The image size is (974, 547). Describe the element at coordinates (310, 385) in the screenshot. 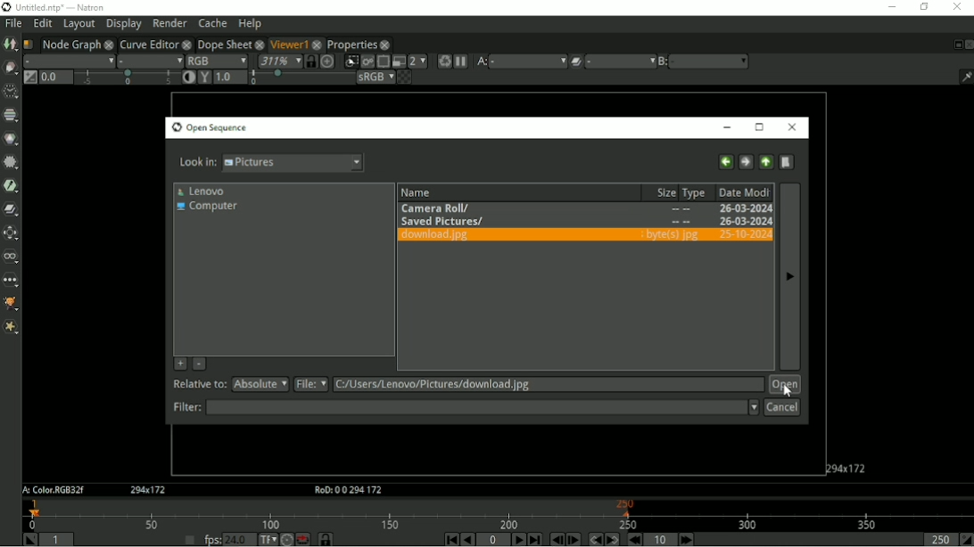

I see `file:` at that location.